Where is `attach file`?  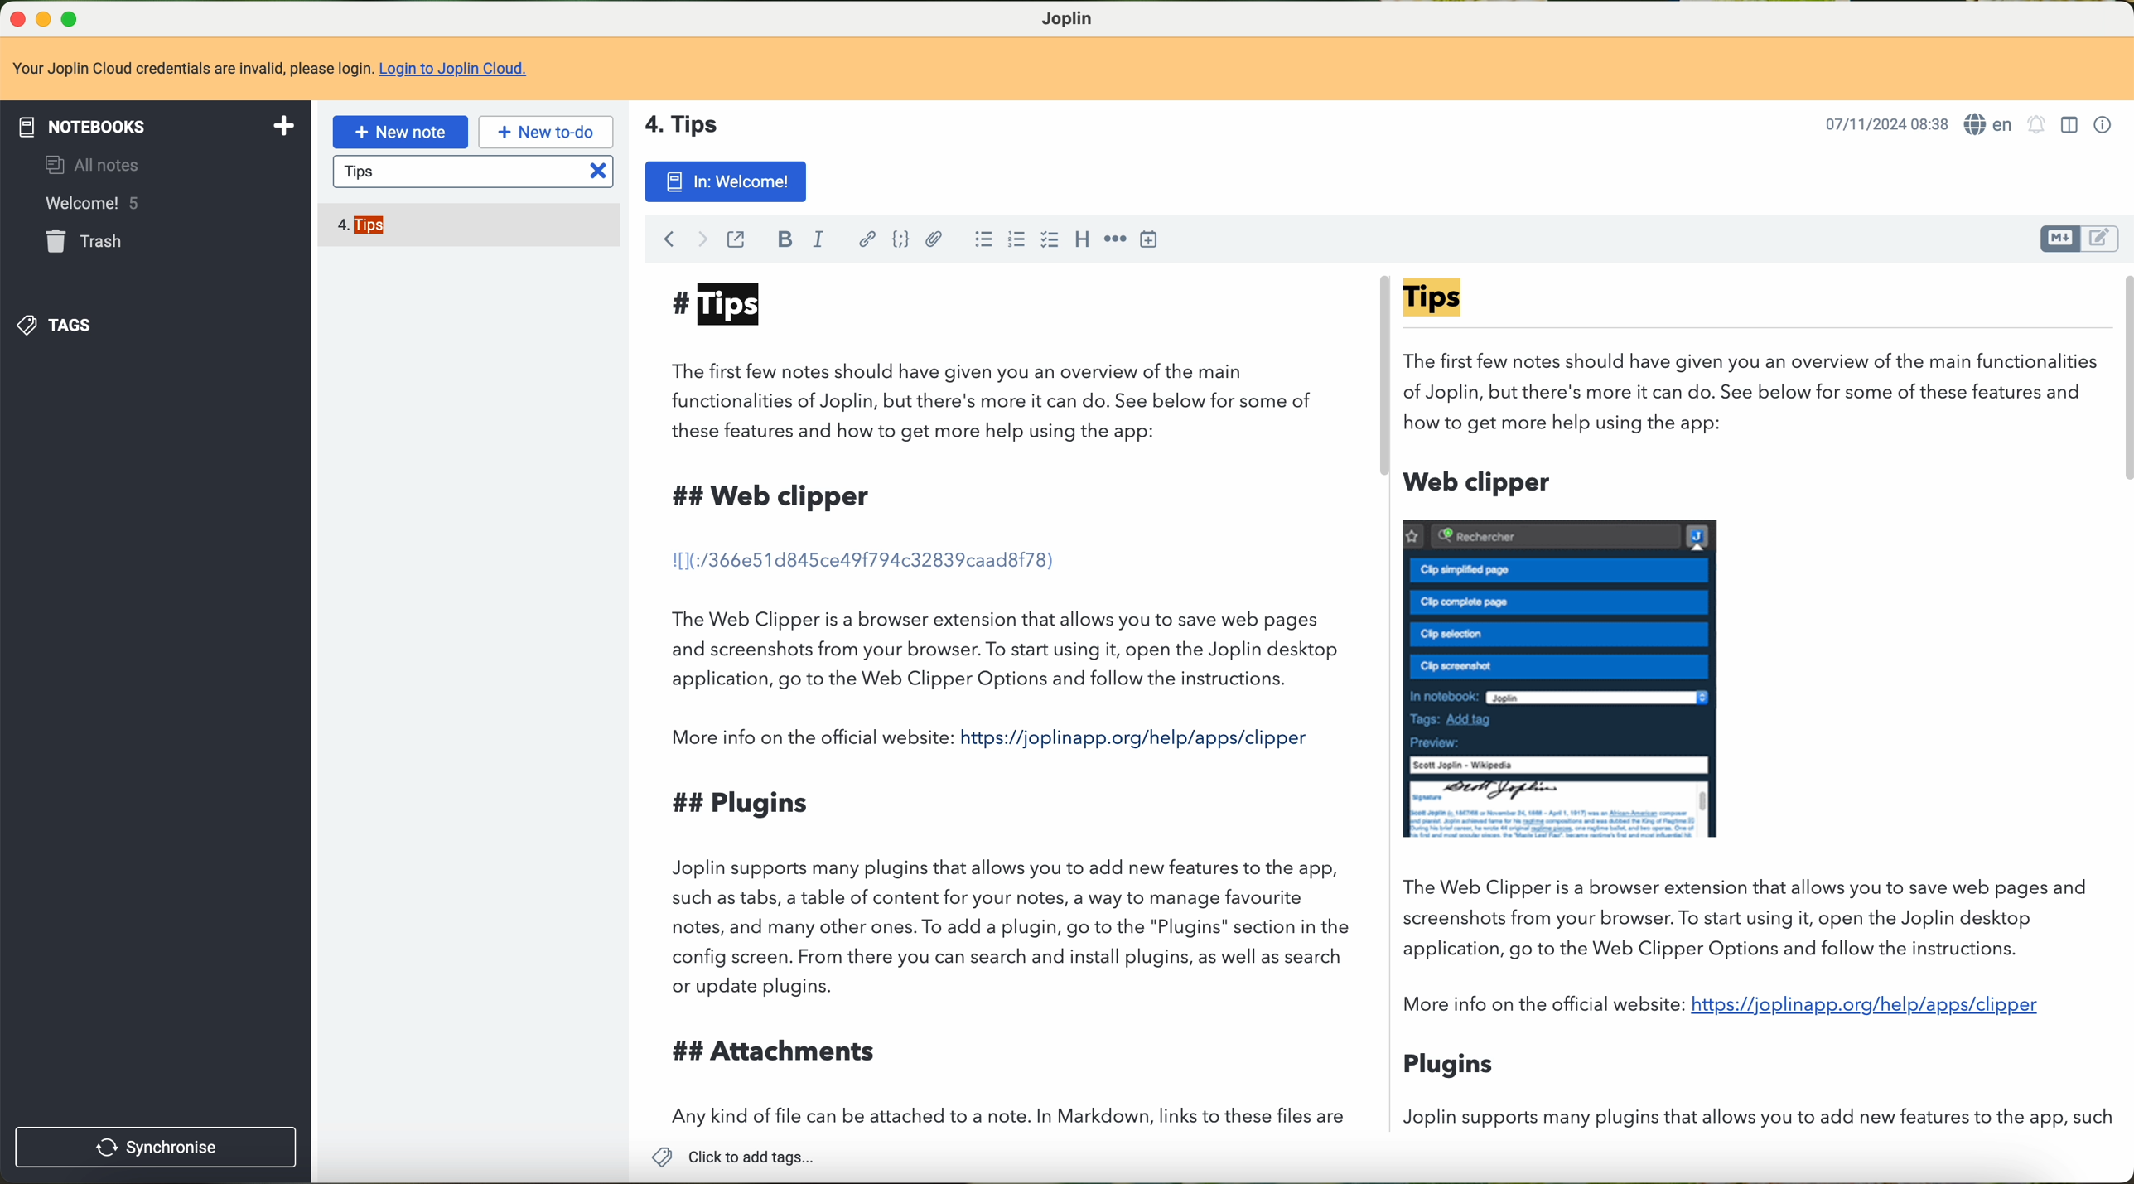 attach file is located at coordinates (934, 241).